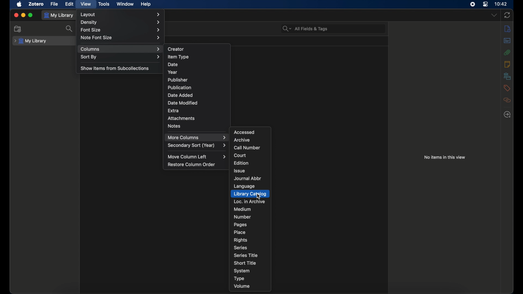 The image size is (523, 294). What do you see at coordinates (180, 95) in the screenshot?
I see `date added` at bounding box center [180, 95].